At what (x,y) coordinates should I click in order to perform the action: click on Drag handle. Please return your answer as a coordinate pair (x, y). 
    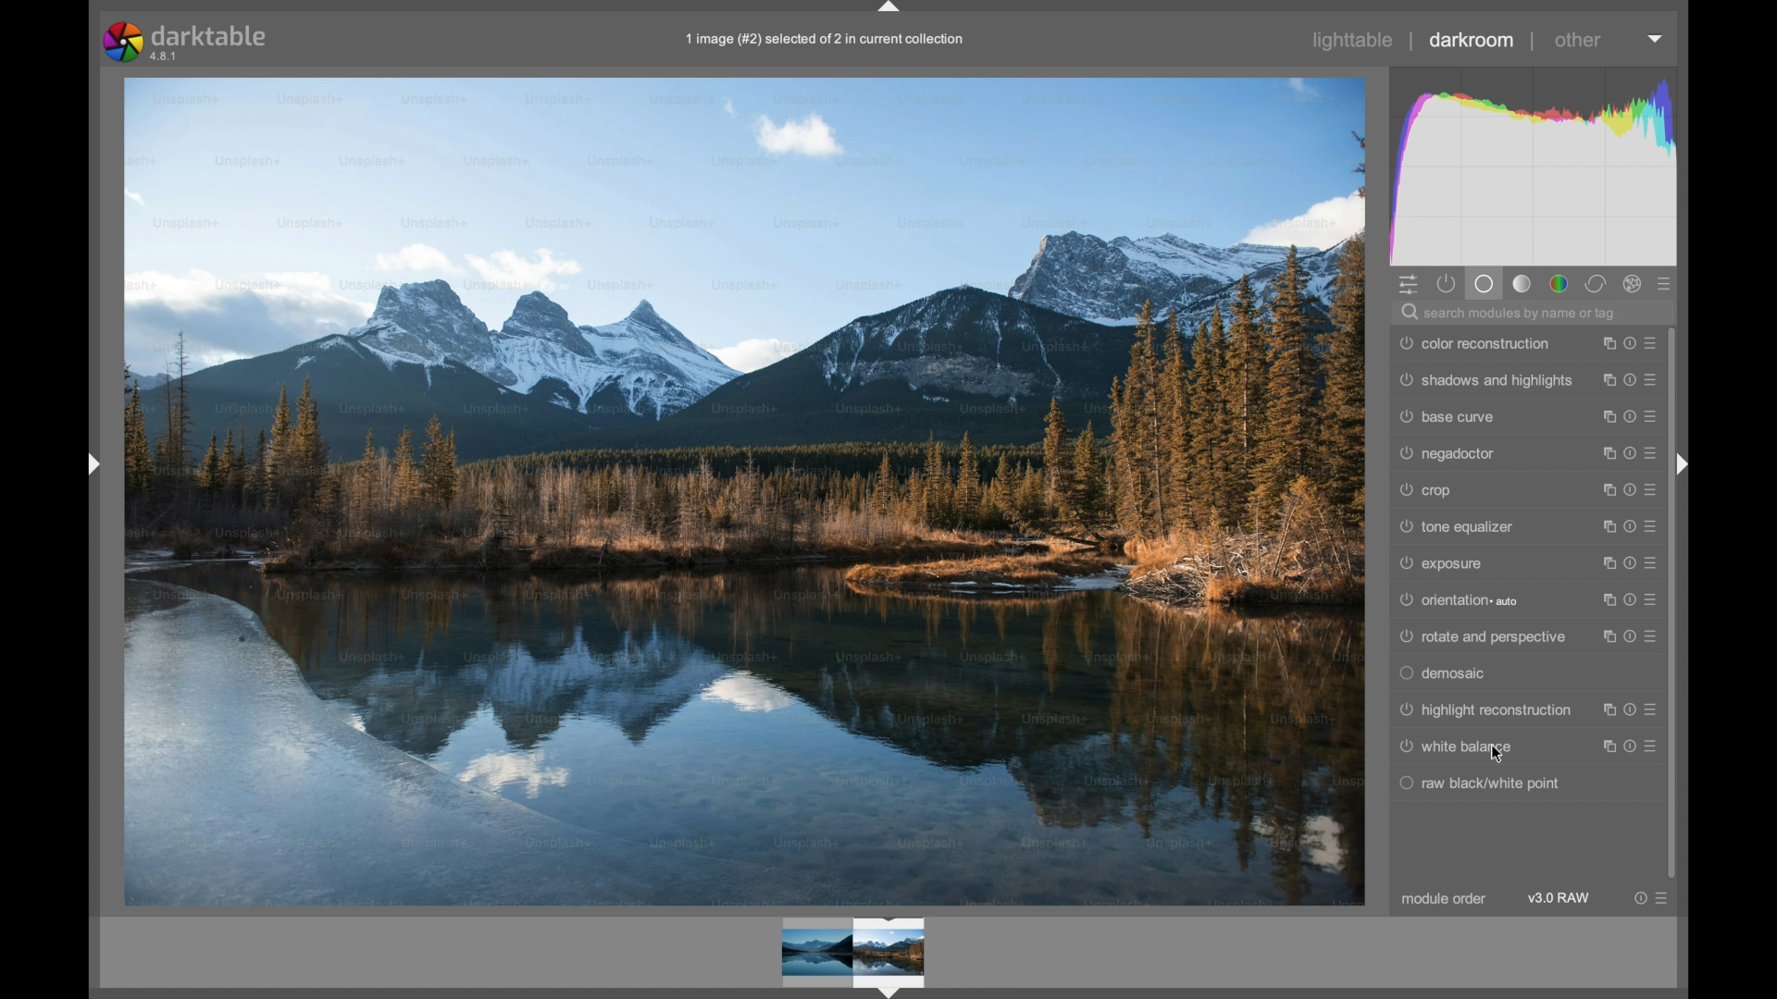
    Looking at the image, I should click on (89, 462).